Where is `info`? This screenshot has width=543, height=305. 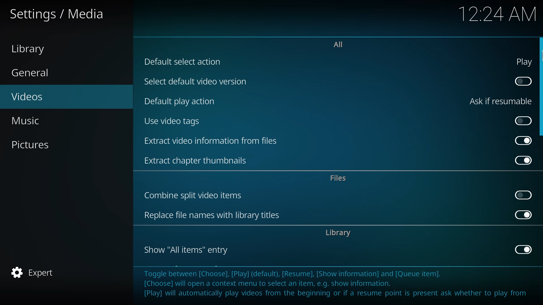
info is located at coordinates (336, 285).